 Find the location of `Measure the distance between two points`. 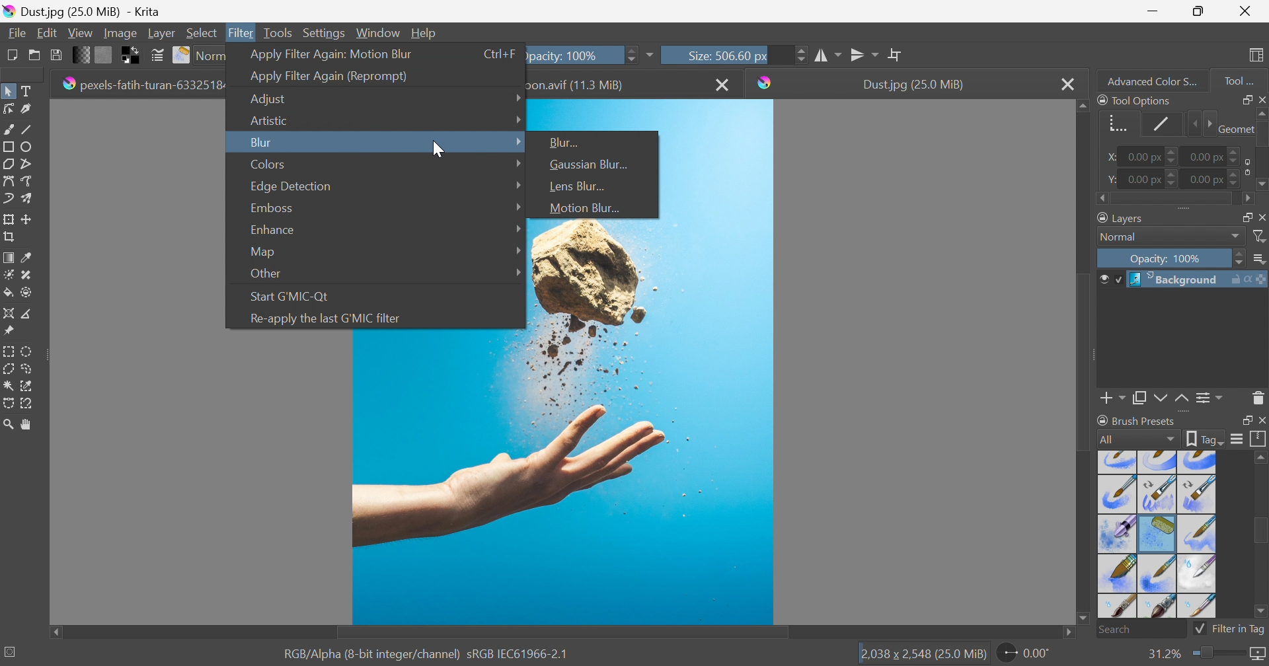

Measure the distance between two points is located at coordinates (28, 314).